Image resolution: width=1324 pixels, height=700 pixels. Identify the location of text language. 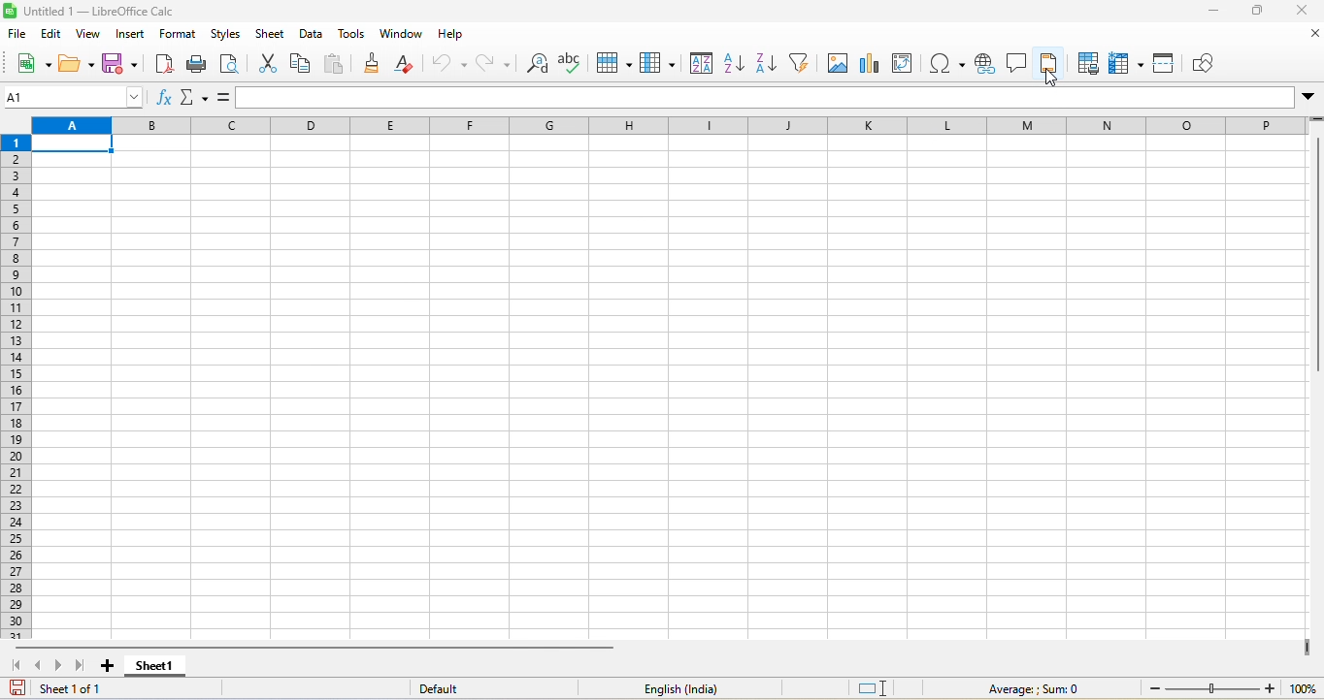
(683, 688).